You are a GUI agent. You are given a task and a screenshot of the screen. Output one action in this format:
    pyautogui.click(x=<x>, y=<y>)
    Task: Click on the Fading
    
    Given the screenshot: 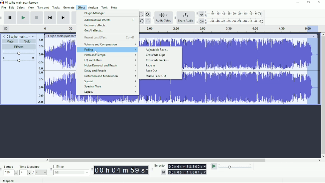 What is the action you would take?
    pyautogui.click(x=109, y=50)
    